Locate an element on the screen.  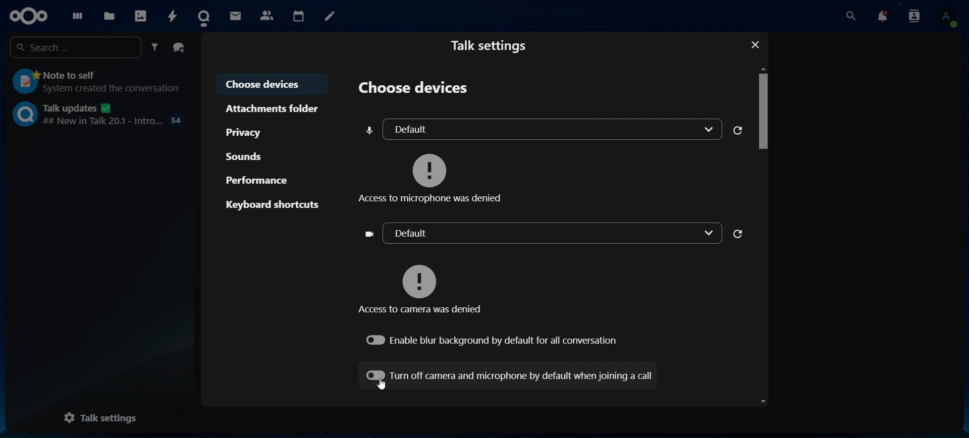
search is located at coordinates (849, 17).